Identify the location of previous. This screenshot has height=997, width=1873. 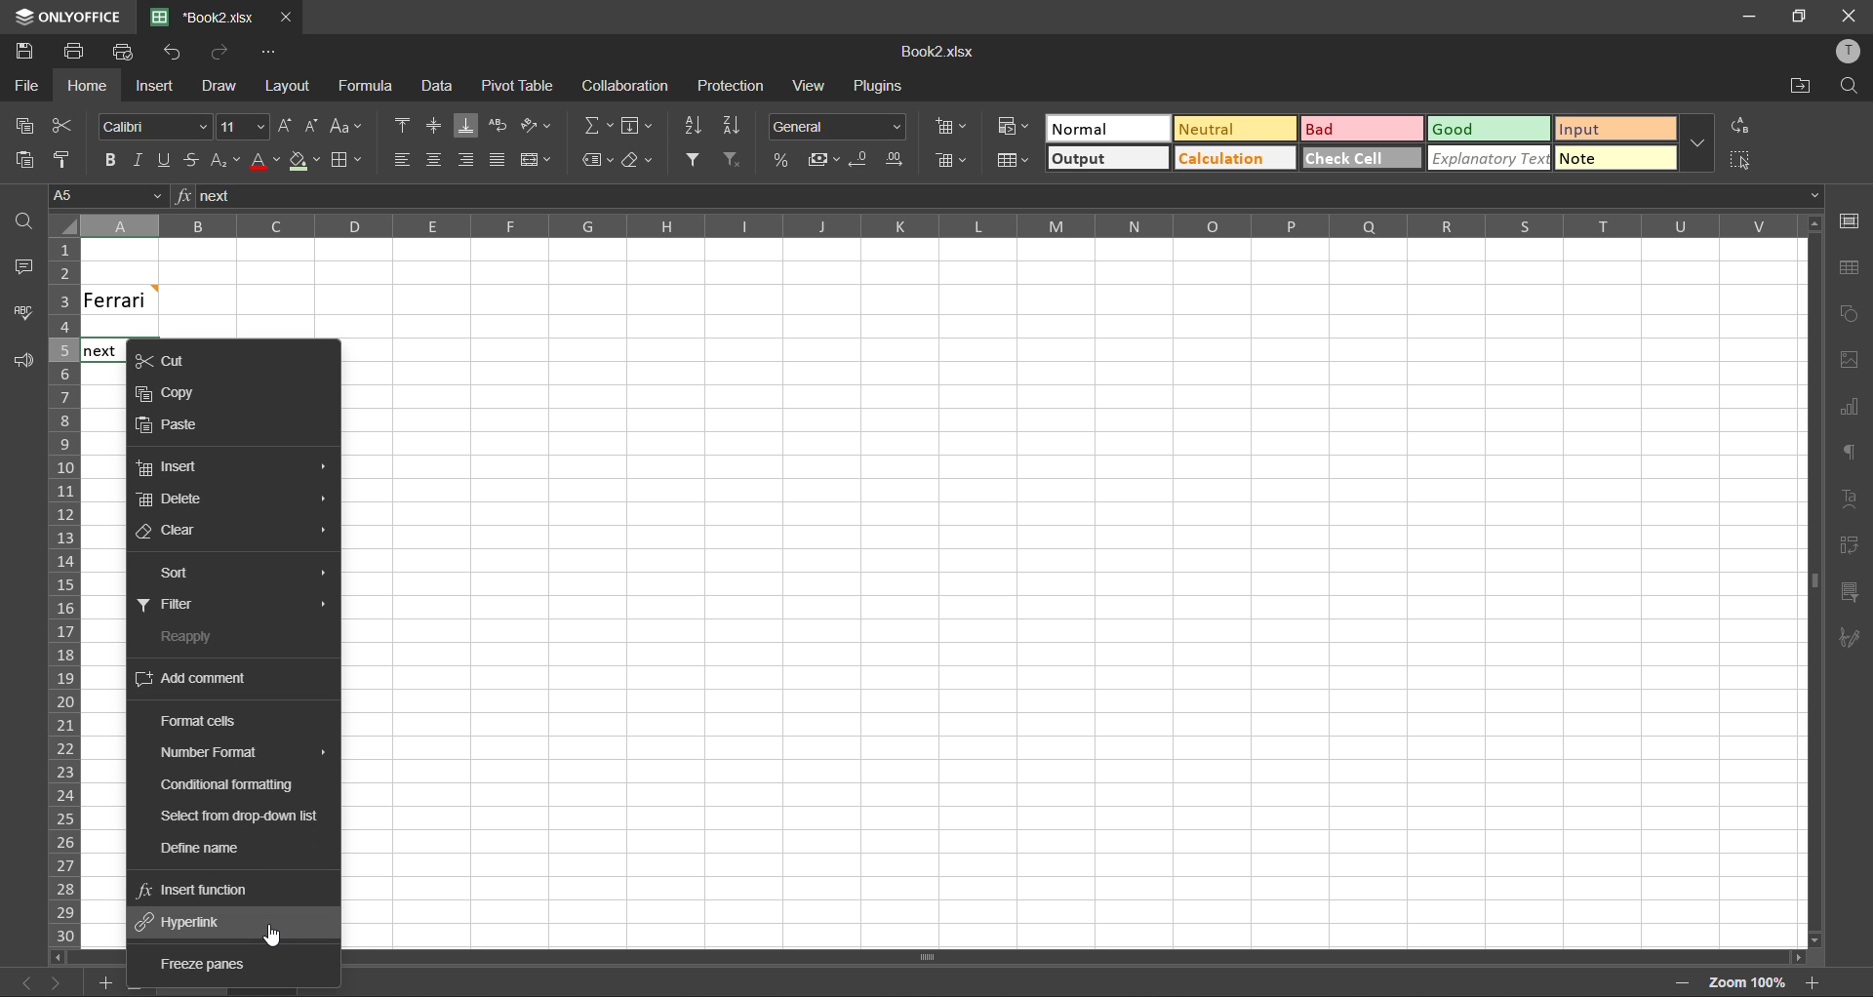
(16, 980).